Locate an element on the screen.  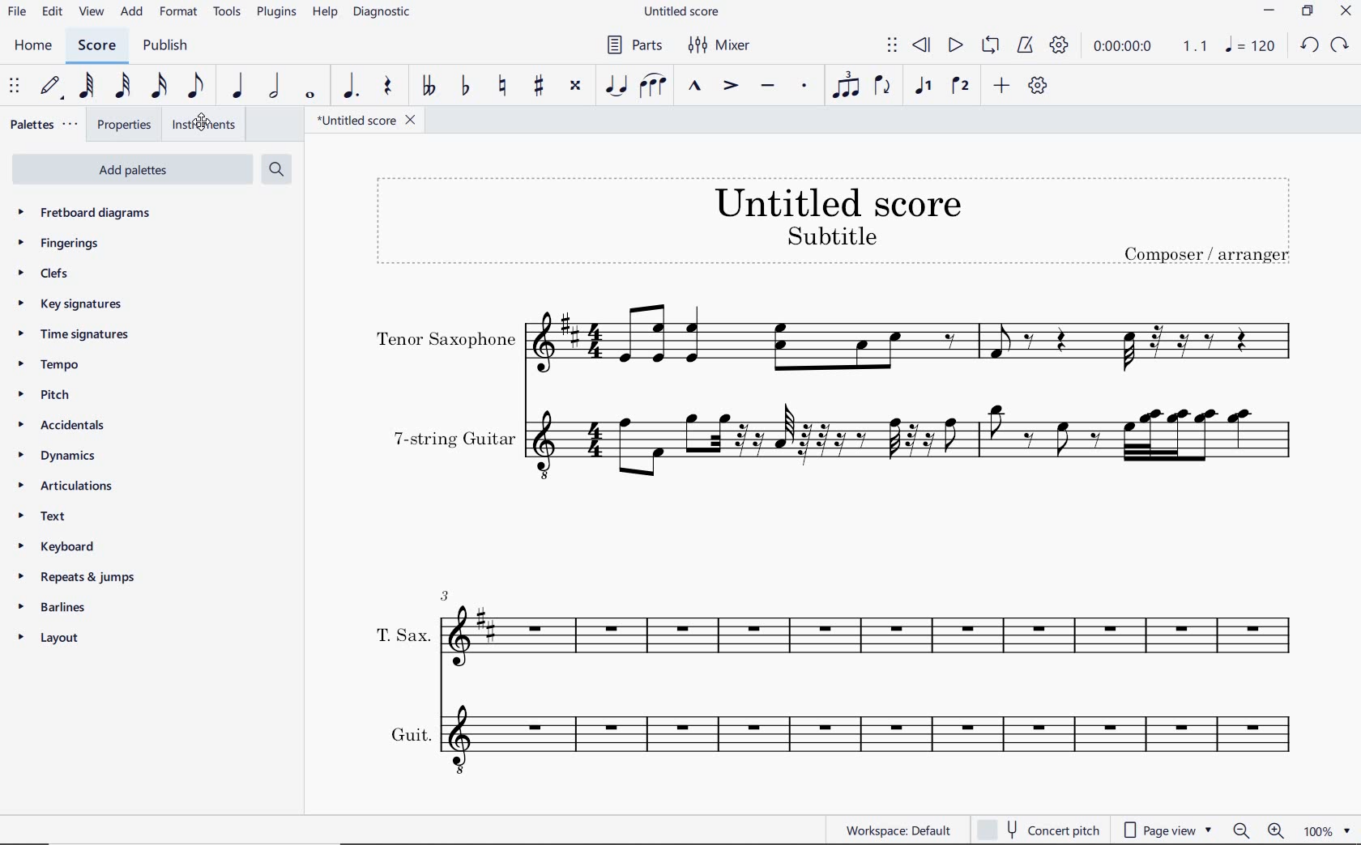
RESTORE DOWN is located at coordinates (1310, 12).